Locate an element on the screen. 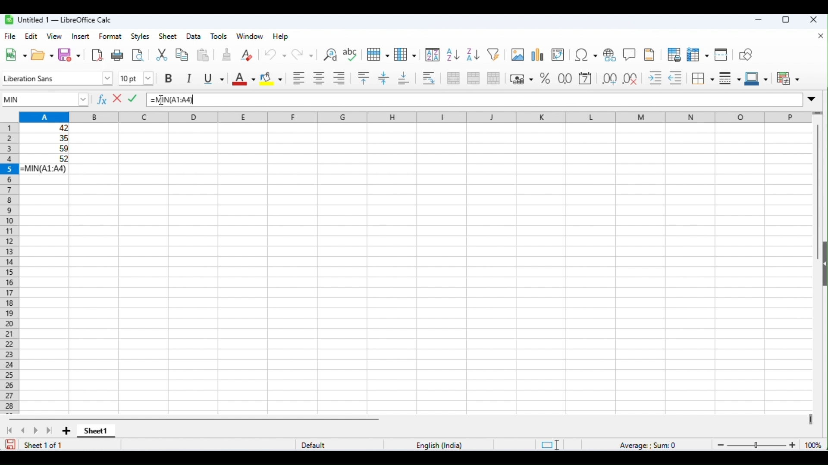 The width and height of the screenshot is (828, 465). edit is located at coordinates (32, 37).